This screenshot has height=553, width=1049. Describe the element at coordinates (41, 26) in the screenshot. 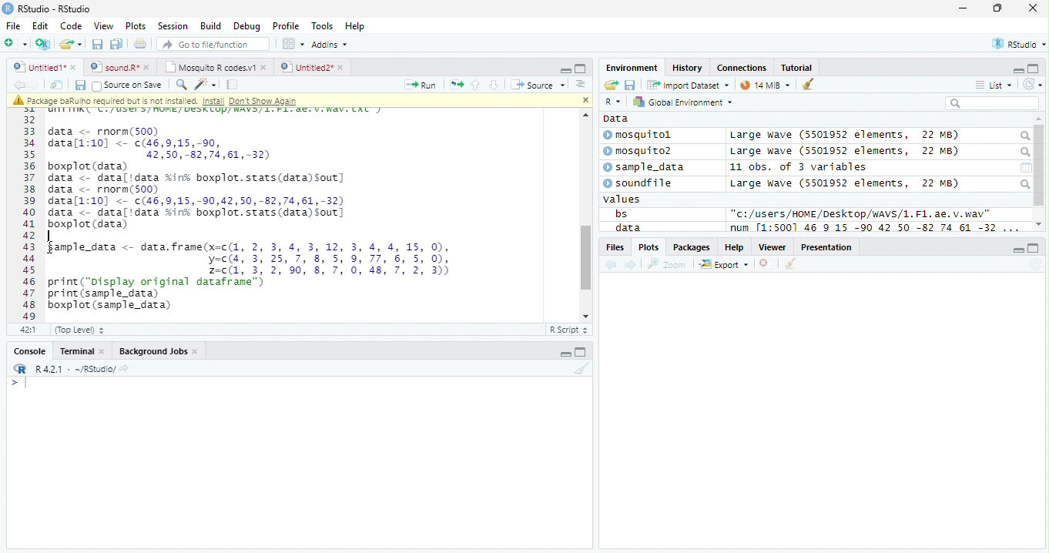

I see `Edit` at that location.